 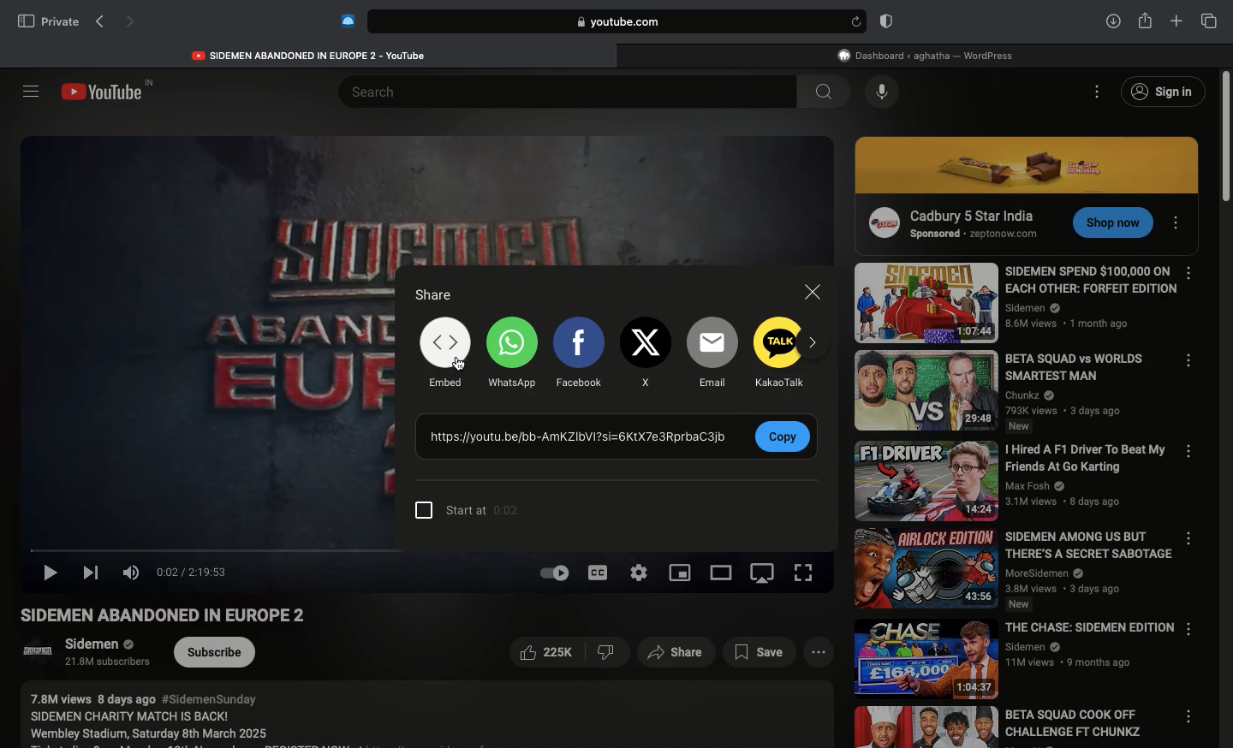 What do you see at coordinates (551, 91) in the screenshot?
I see `Search bar` at bounding box center [551, 91].